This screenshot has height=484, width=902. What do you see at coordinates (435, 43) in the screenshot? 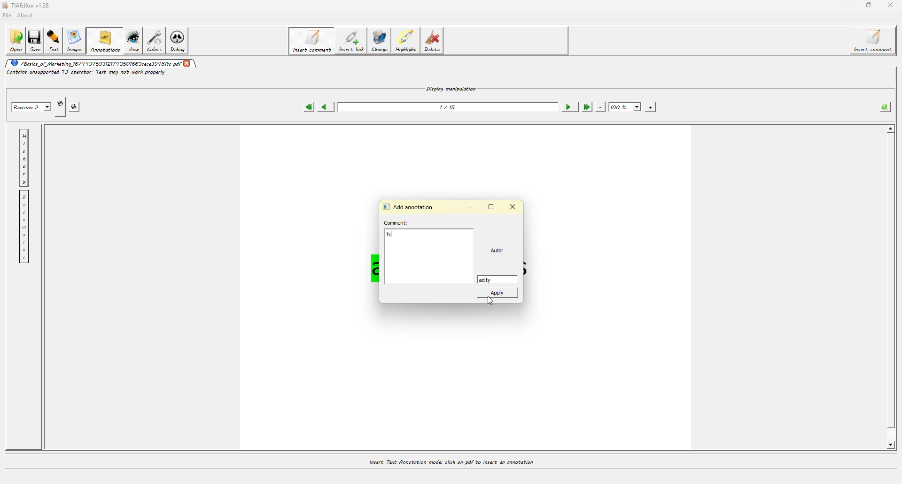
I see `delete` at bounding box center [435, 43].